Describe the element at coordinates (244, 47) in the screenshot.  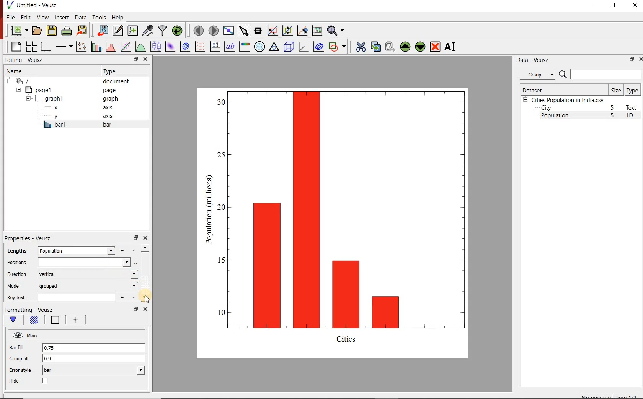
I see `image color bar` at that location.